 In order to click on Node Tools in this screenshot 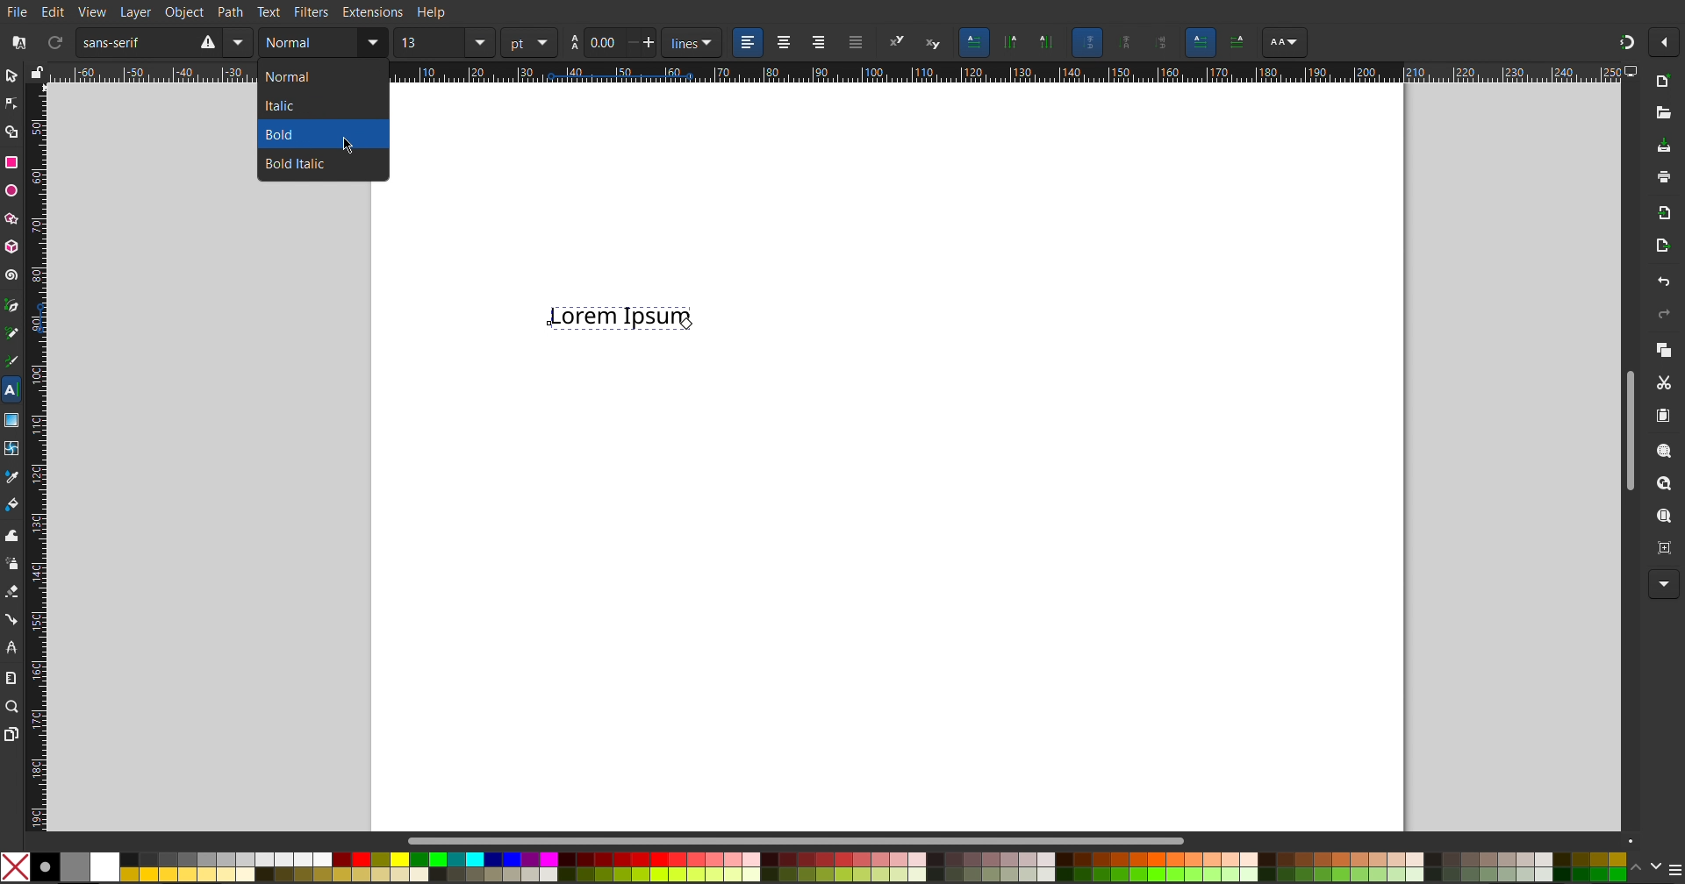, I will do `click(11, 103)`.